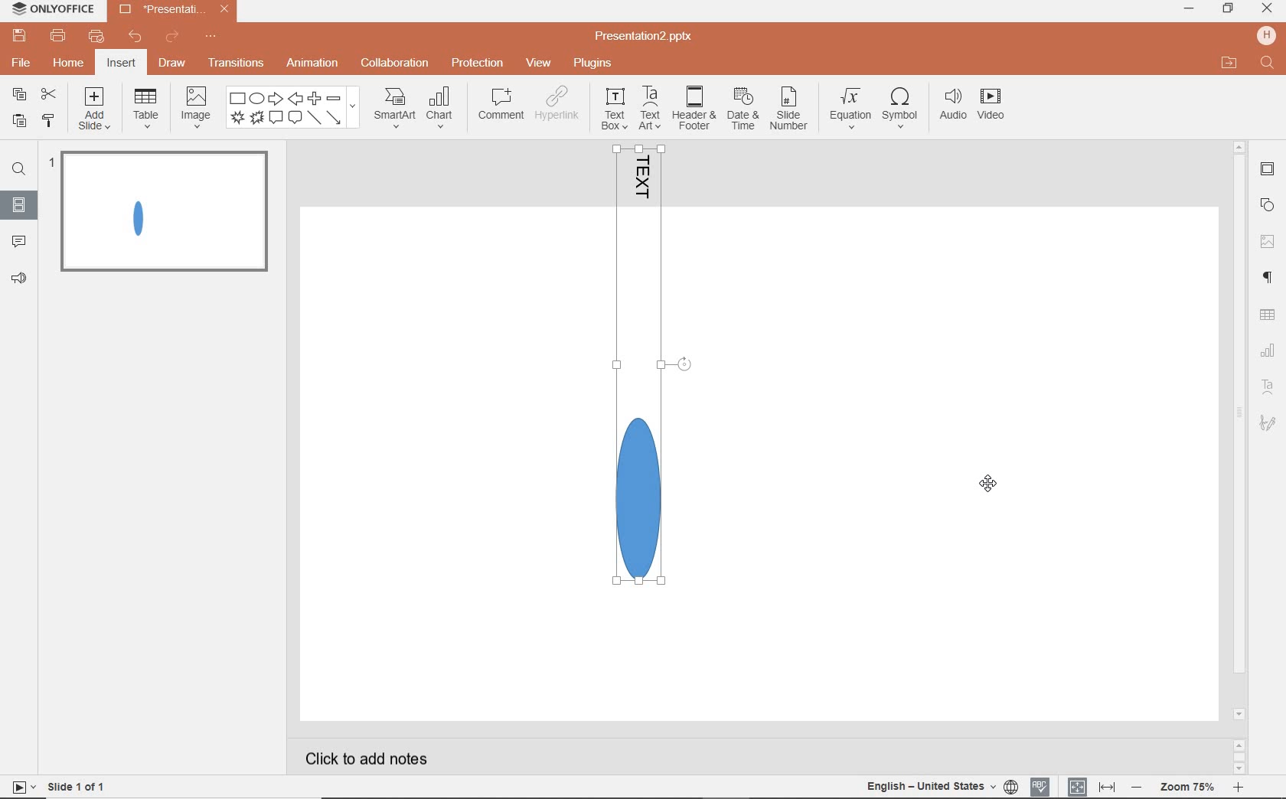  I want to click on copy, so click(19, 94).